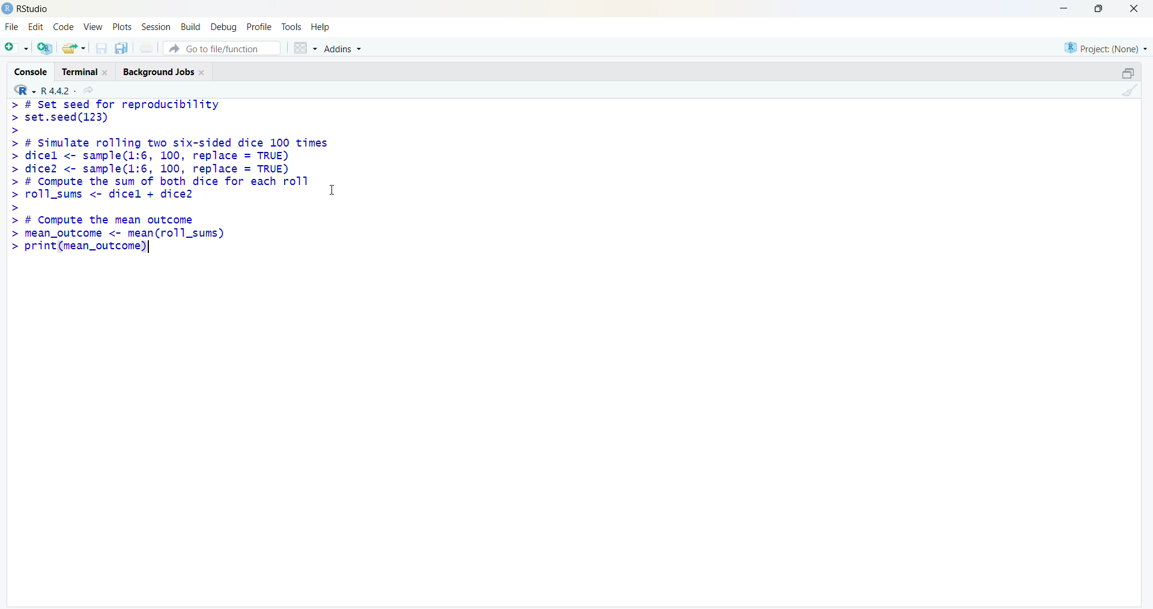  What do you see at coordinates (1102, 8) in the screenshot?
I see `maximise` at bounding box center [1102, 8].